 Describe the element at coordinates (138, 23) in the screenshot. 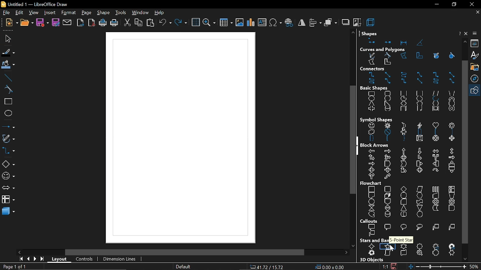

I see `copy` at that location.